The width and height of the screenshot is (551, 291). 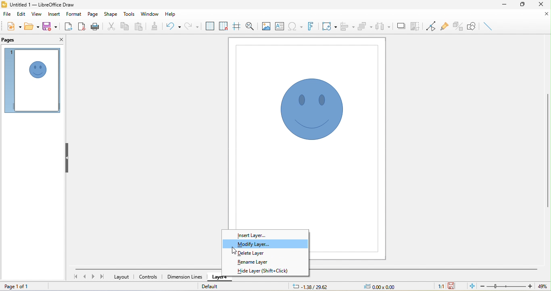 I want to click on paste, so click(x=140, y=27).